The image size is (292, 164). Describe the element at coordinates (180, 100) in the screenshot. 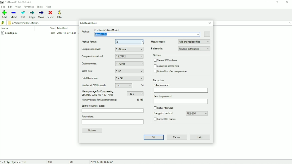

I see `Reenter password` at that location.